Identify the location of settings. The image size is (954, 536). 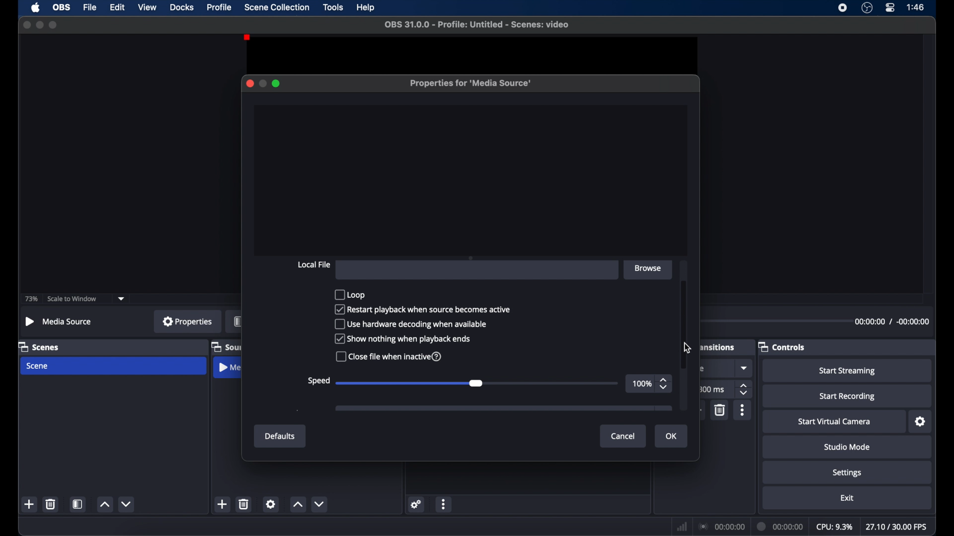
(848, 473).